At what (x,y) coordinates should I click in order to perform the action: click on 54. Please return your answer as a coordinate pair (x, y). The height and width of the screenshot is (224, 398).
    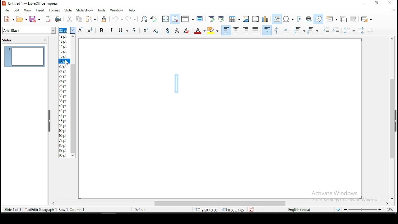
    Looking at the image, I should click on (64, 126).